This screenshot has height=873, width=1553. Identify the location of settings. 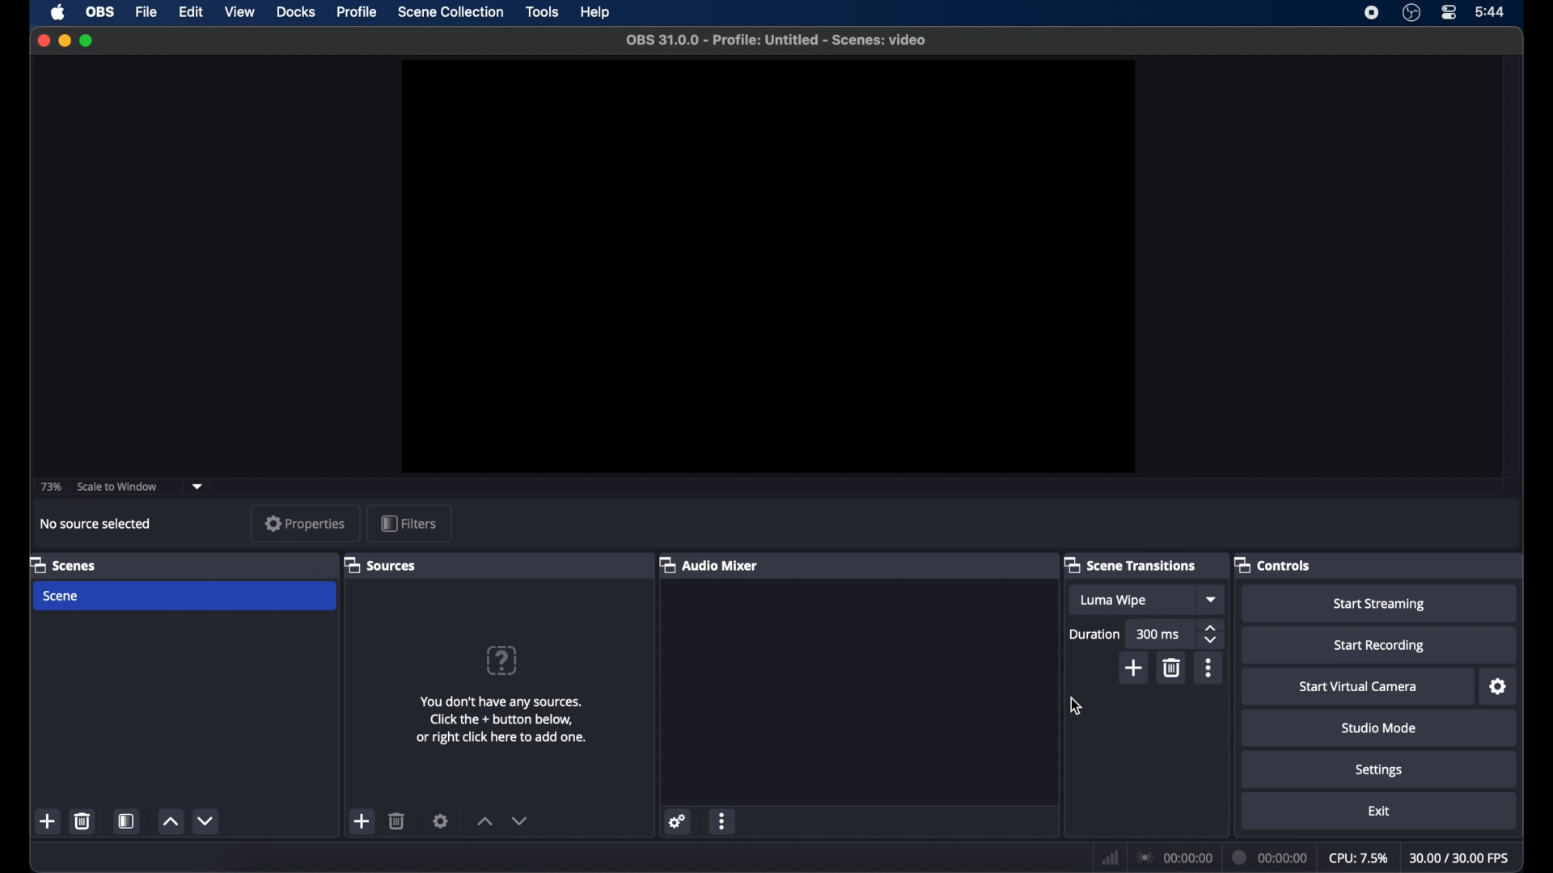
(678, 823).